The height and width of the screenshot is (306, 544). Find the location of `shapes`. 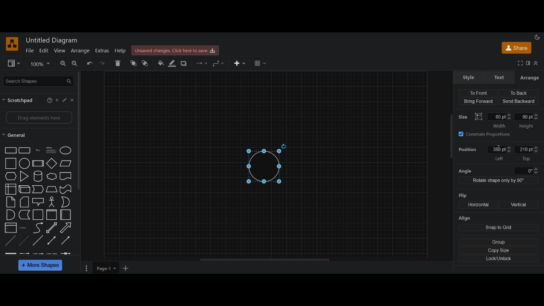

shapes is located at coordinates (11, 150).